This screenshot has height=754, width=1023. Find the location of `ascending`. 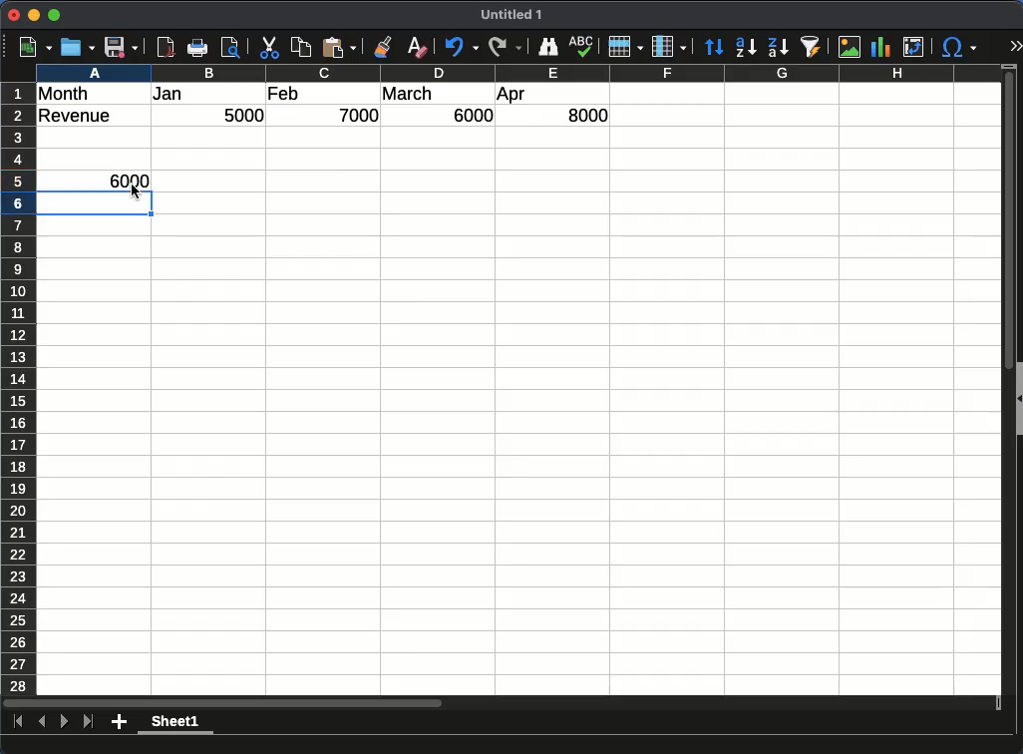

ascending is located at coordinates (744, 48).